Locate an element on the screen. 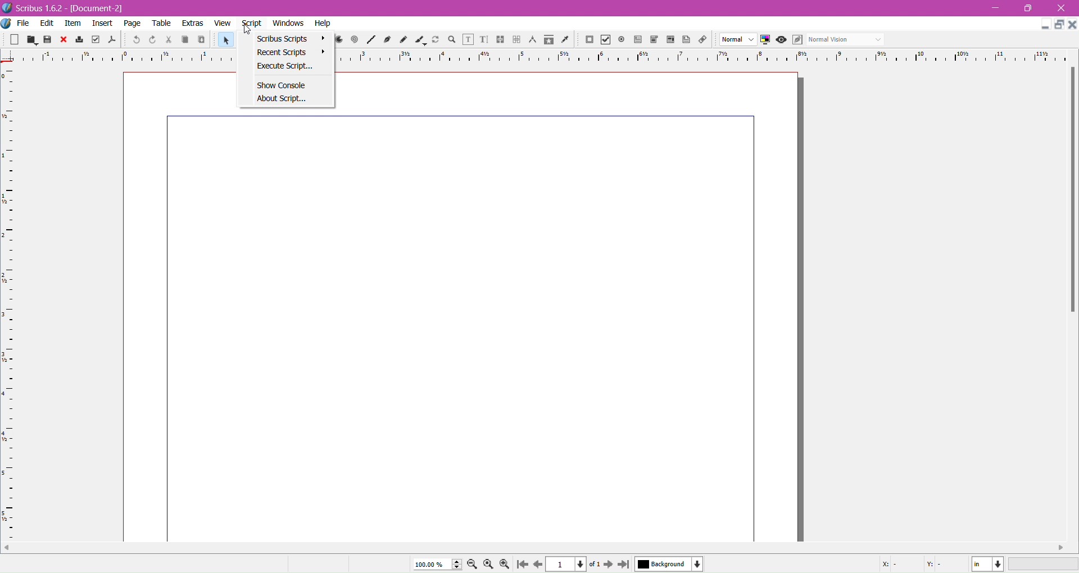  Recent Scripts is located at coordinates (289, 52).